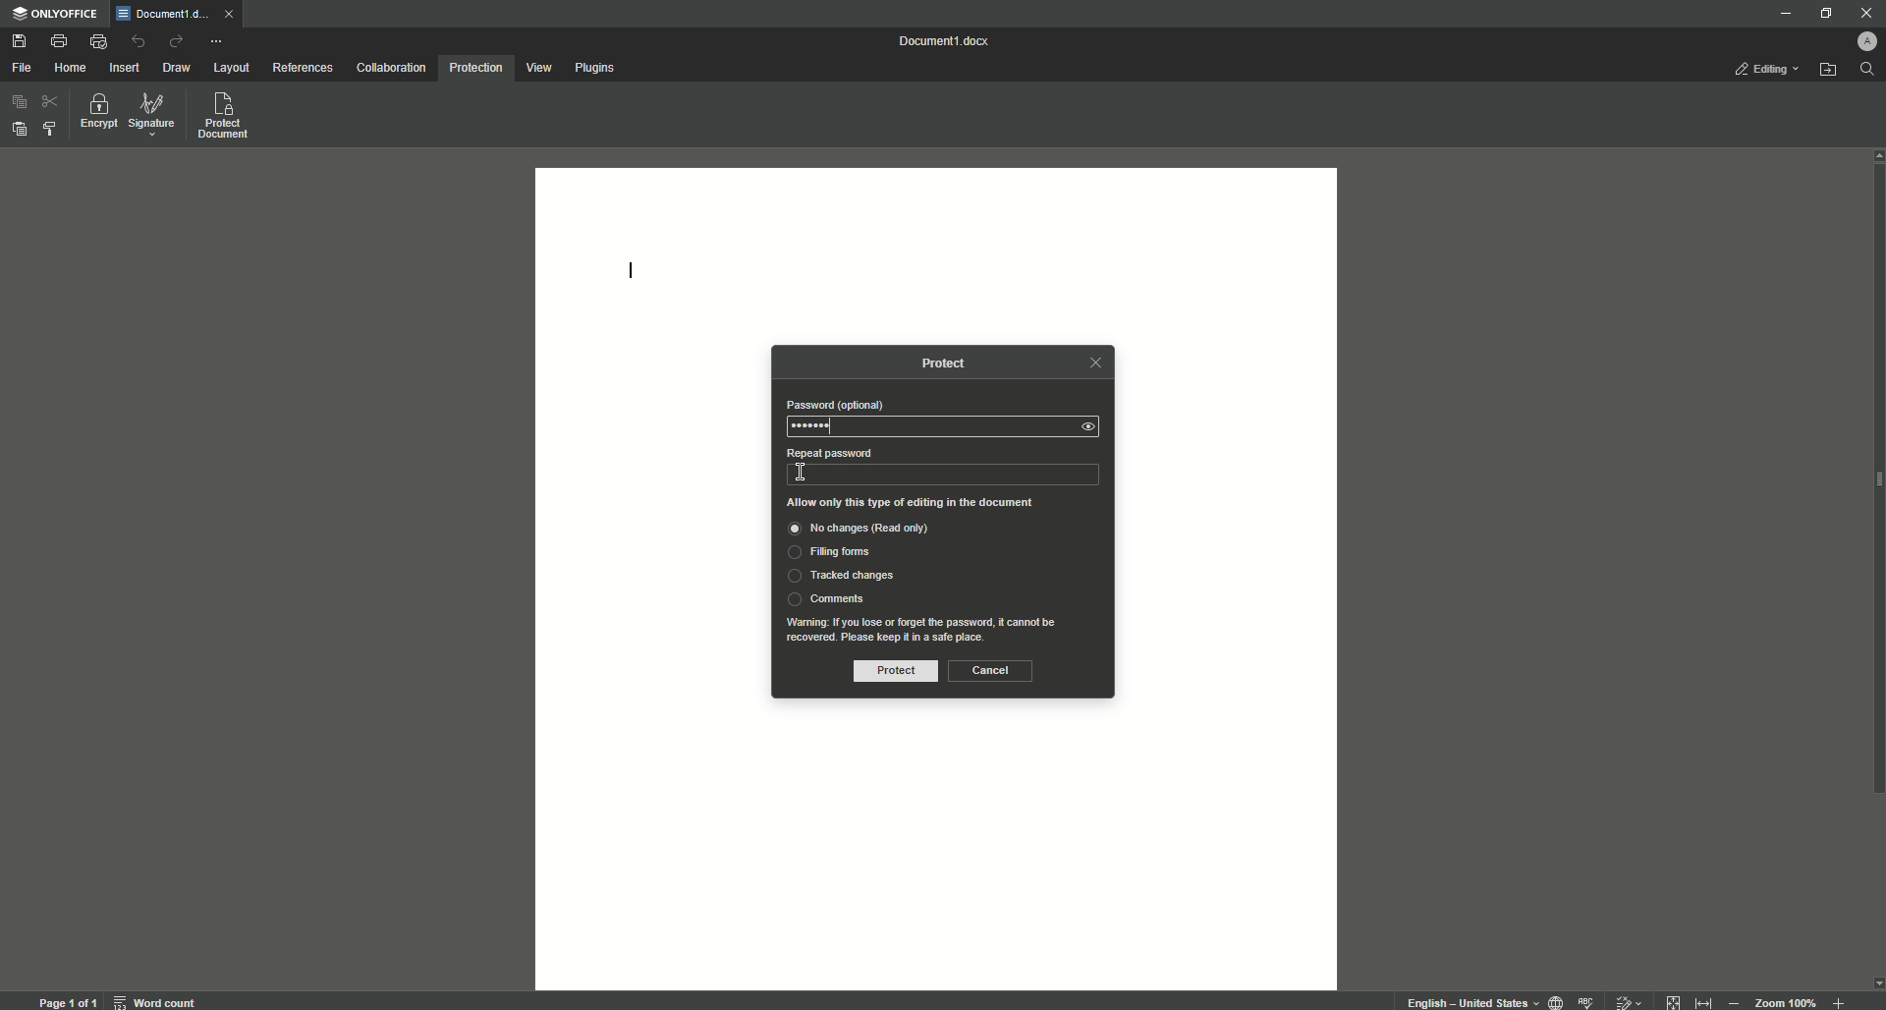 This screenshot has width=1886, height=1010. I want to click on text Cursor, so click(802, 474).